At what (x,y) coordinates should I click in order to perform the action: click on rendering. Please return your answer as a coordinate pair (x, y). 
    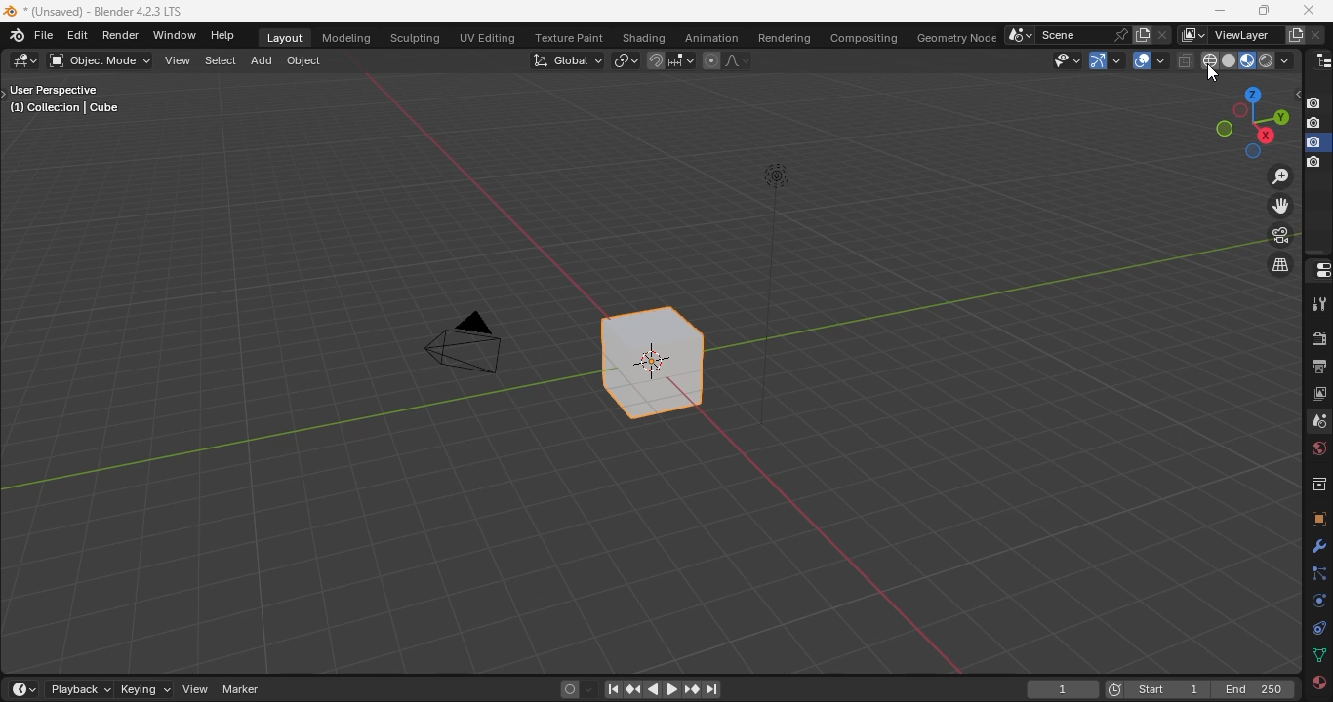
    Looking at the image, I should click on (787, 40).